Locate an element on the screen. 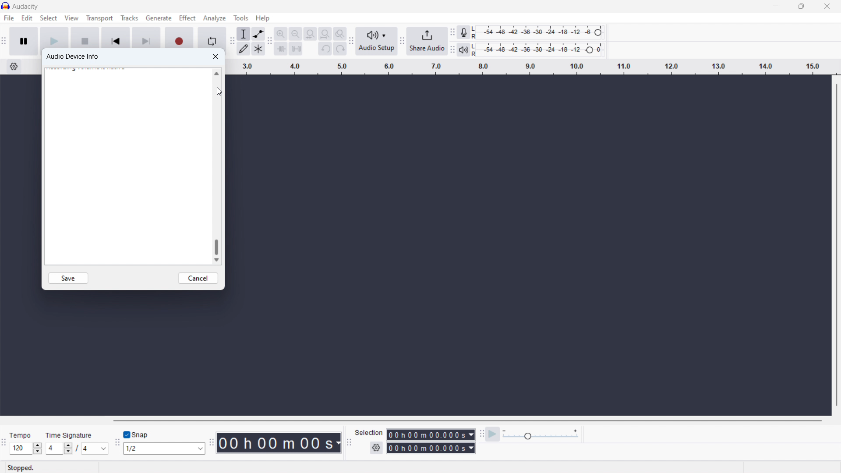 The height and width of the screenshot is (473, 841). skip to last is located at coordinates (146, 36).